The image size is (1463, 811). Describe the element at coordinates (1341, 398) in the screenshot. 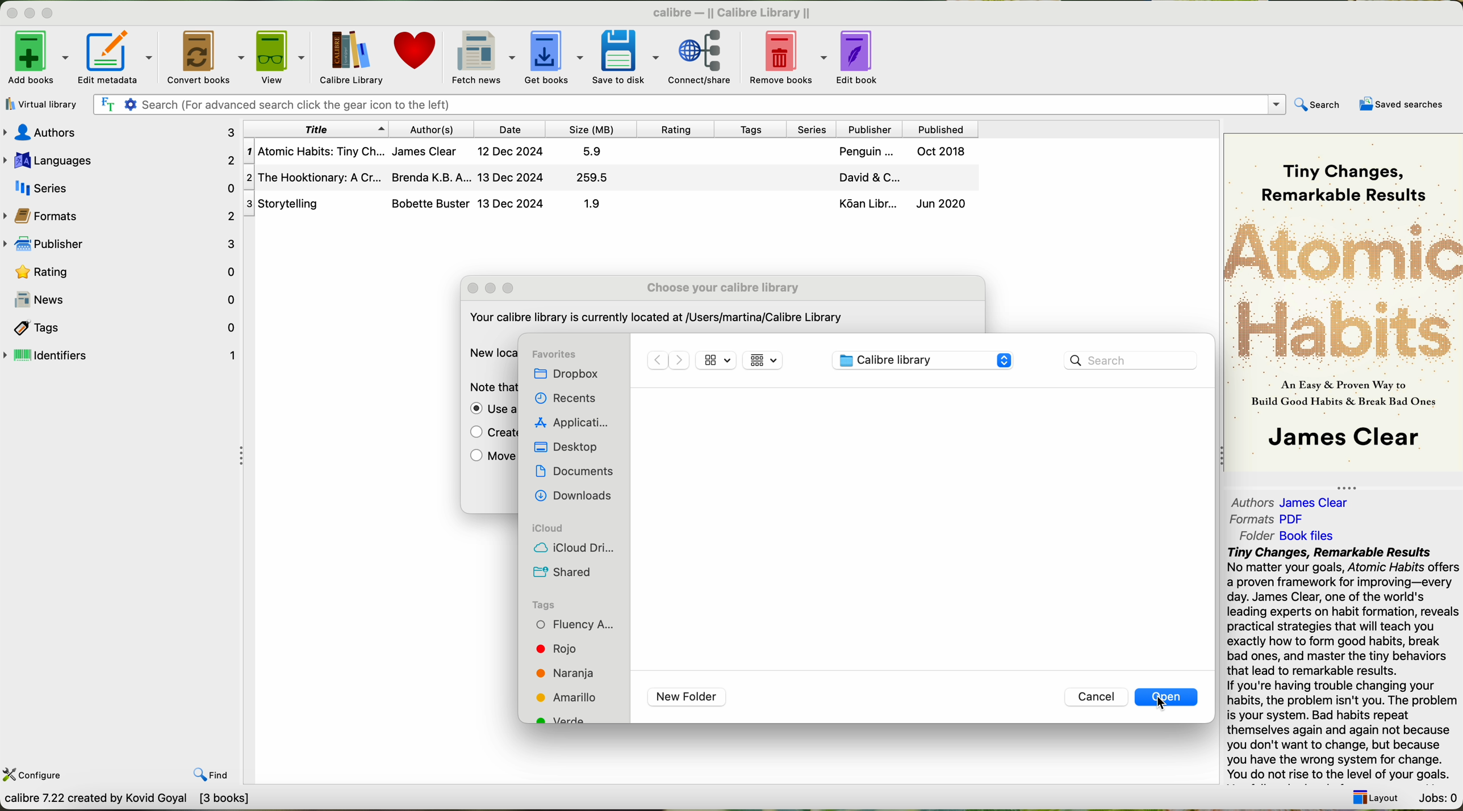

I see `An easy proven way to build Good Habits & Break Bad Ones` at that location.